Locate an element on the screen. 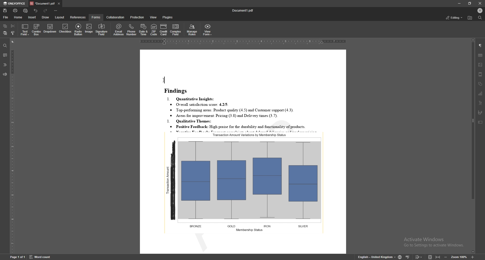 This screenshot has width=485, height=260. copy style is located at coordinates (13, 33).